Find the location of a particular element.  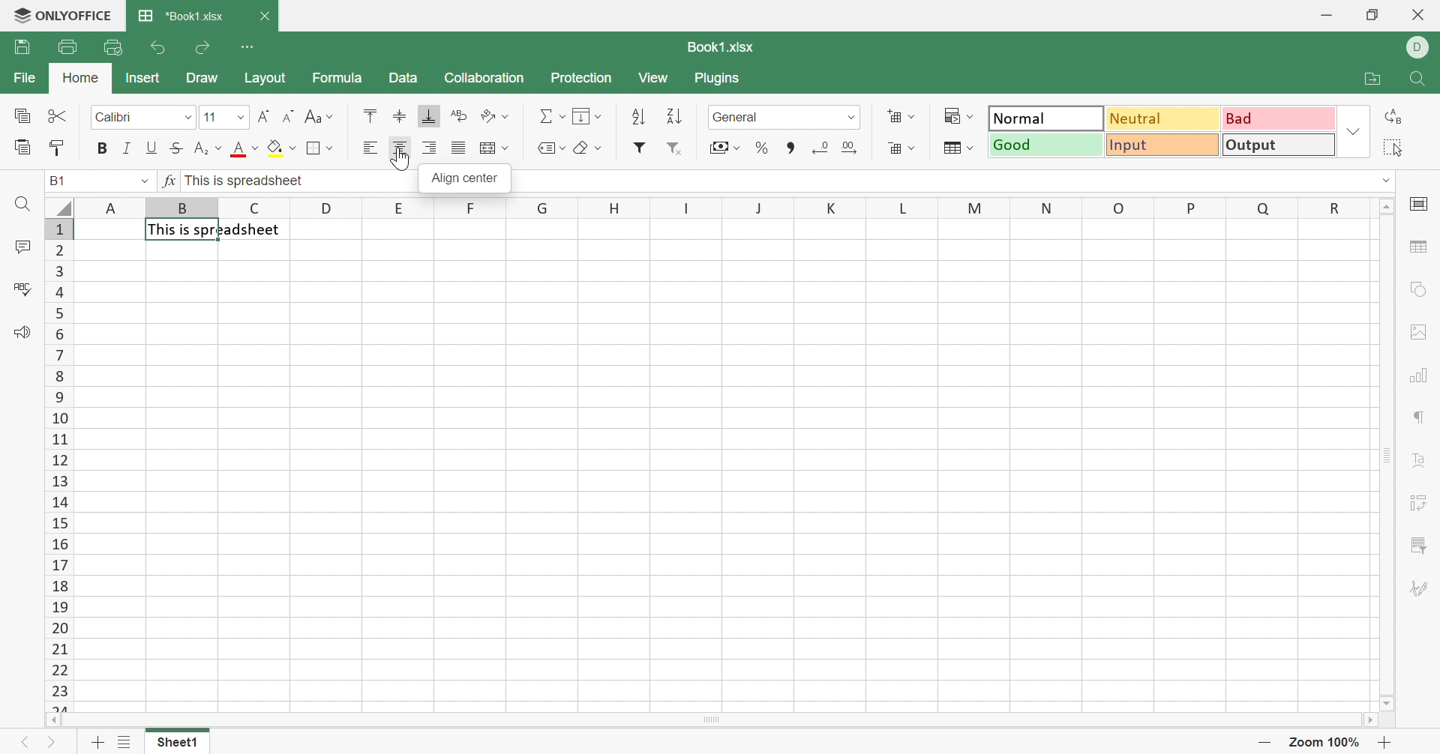

Drop Down is located at coordinates (218, 148).